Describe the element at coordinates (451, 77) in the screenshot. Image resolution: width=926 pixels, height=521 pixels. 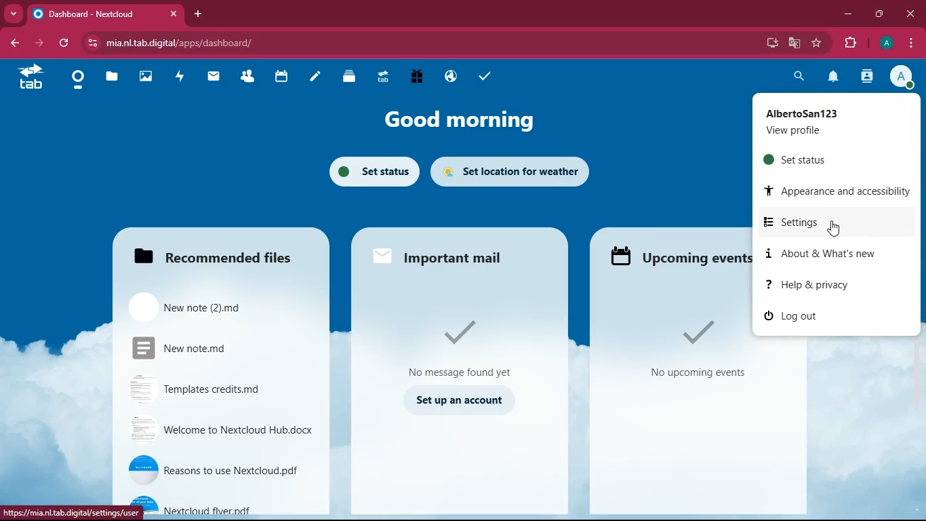
I see `Email Hosting` at that location.